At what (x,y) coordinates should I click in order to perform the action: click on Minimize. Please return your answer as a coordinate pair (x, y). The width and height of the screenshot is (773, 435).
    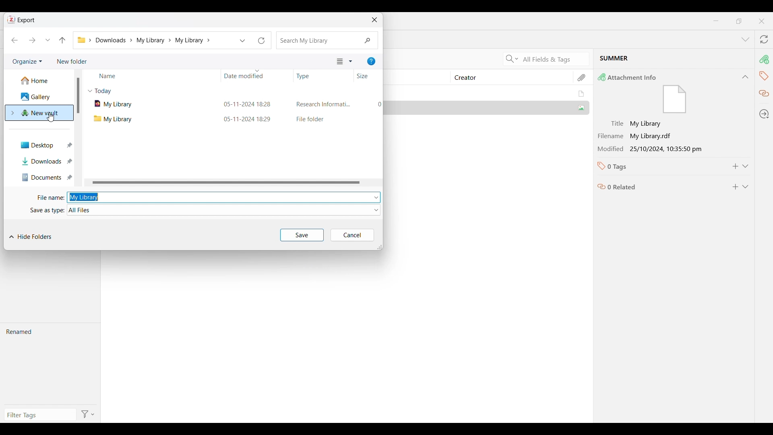
    Looking at the image, I should click on (715, 21).